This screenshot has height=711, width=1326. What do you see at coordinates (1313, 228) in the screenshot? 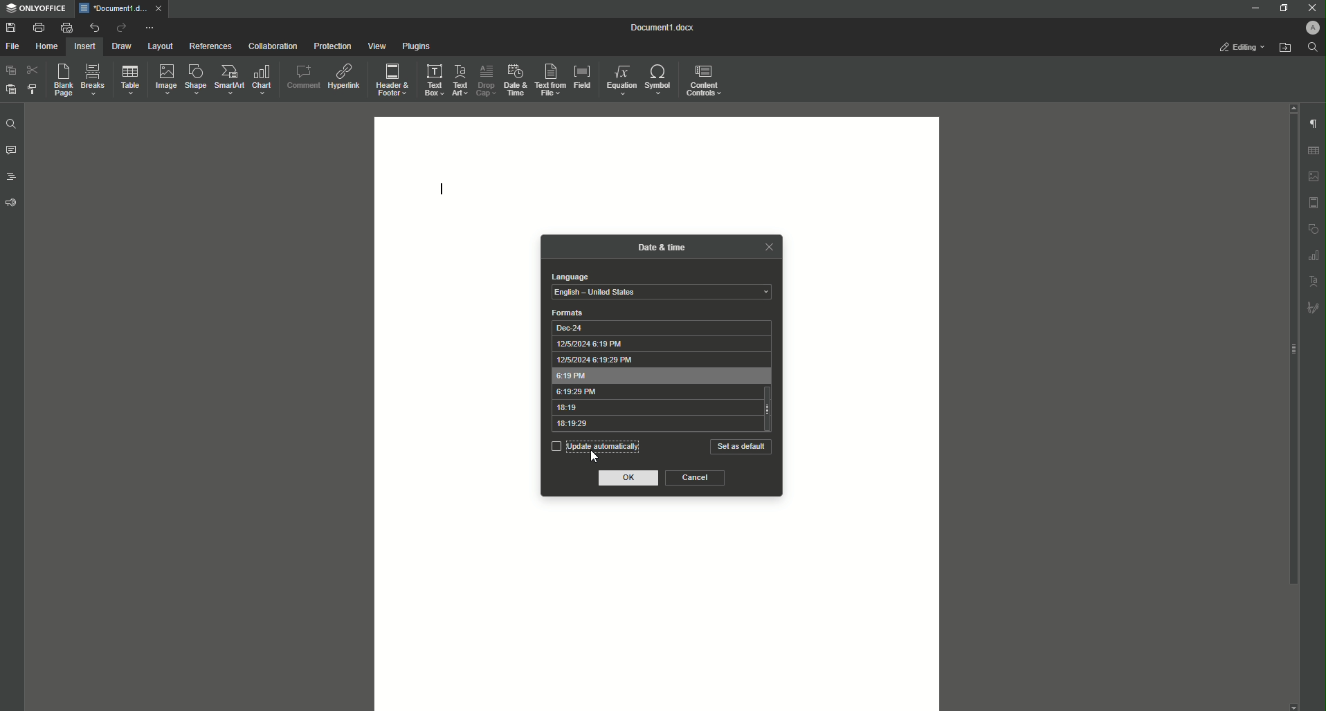
I see `shape settings` at bounding box center [1313, 228].